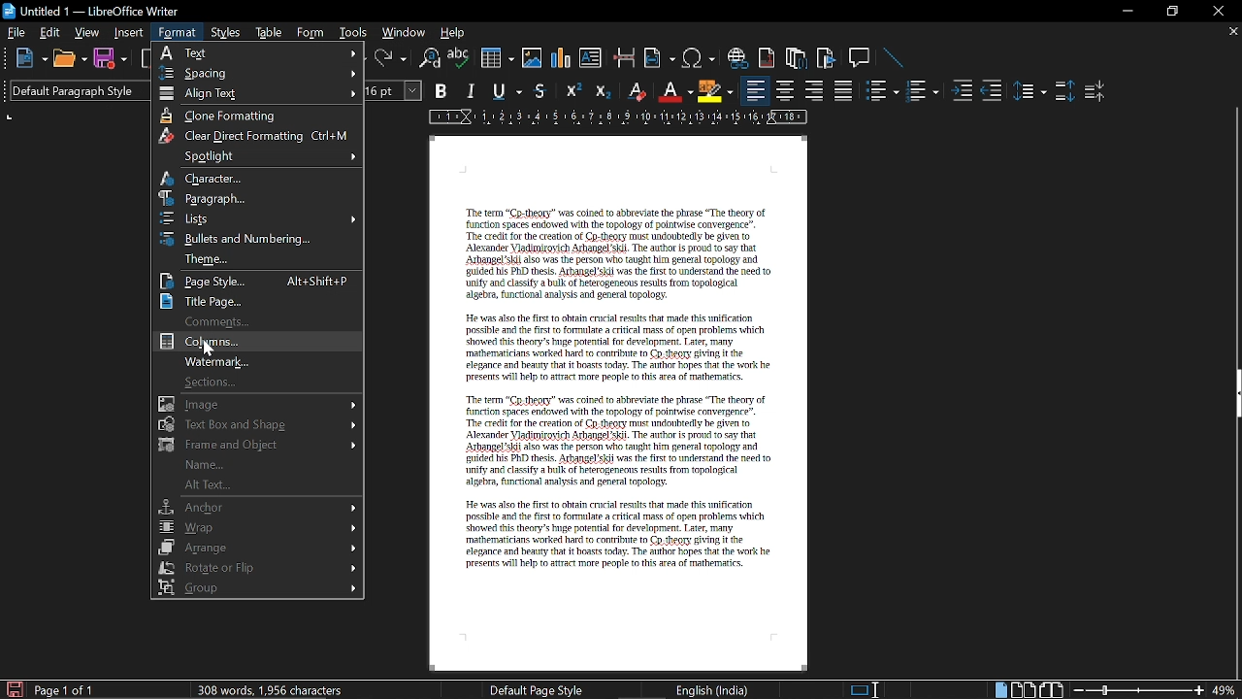 The height and width of the screenshot is (699, 1242). I want to click on Form, so click(312, 30).